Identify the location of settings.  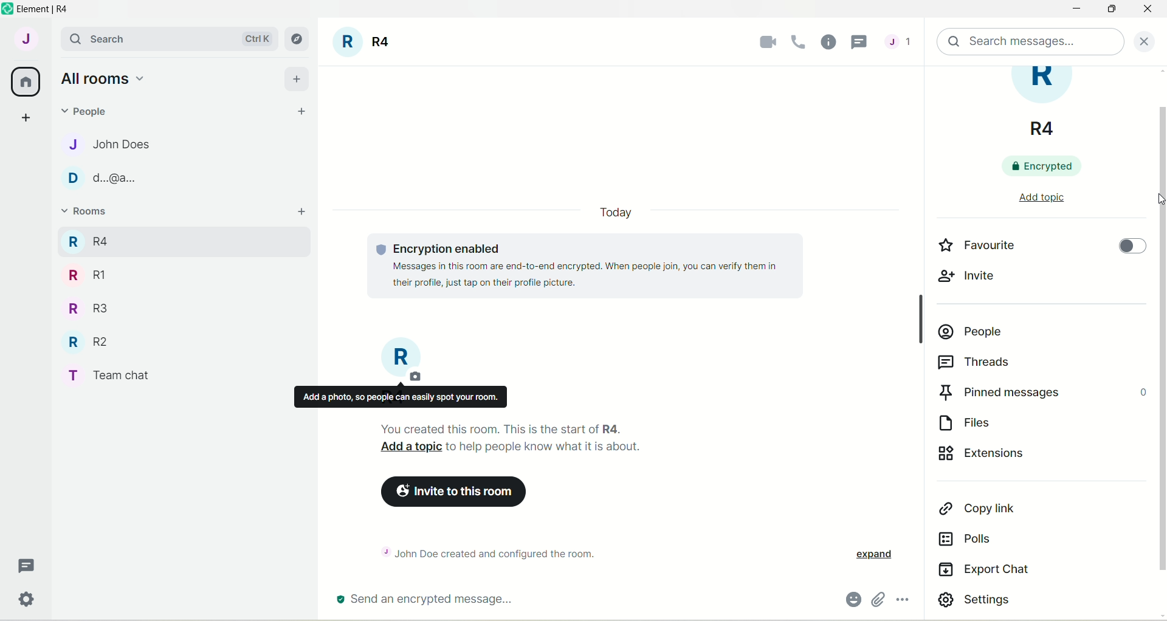
(983, 601).